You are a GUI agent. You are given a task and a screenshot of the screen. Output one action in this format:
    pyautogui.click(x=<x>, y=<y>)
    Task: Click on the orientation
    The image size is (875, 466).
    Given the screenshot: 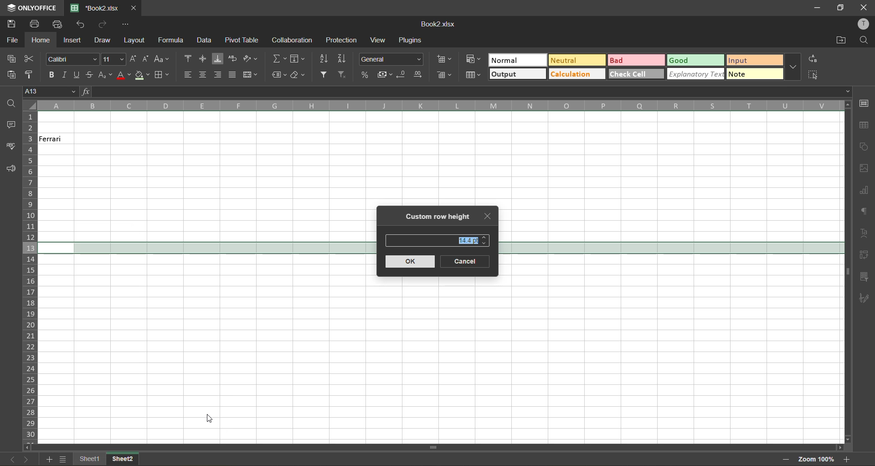 What is the action you would take?
    pyautogui.click(x=252, y=58)
    